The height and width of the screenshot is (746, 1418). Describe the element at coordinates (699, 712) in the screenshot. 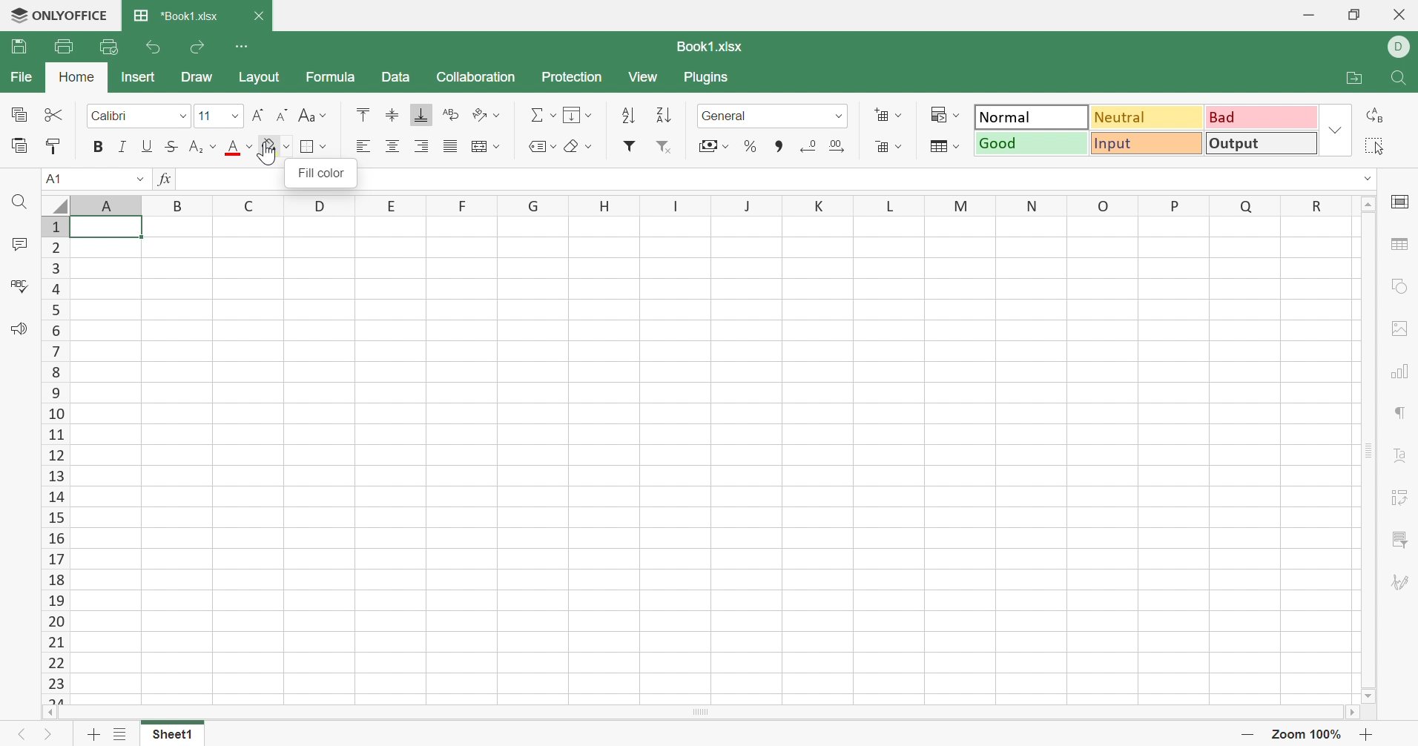

I see `Scroll Bar` at that location.